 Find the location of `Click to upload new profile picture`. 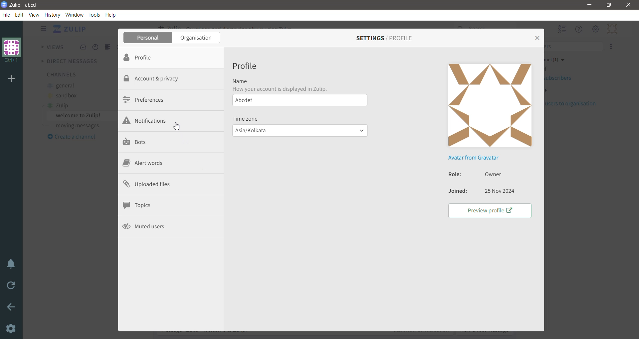

Click to upload new profile picture is located at coordinates (490, 106).